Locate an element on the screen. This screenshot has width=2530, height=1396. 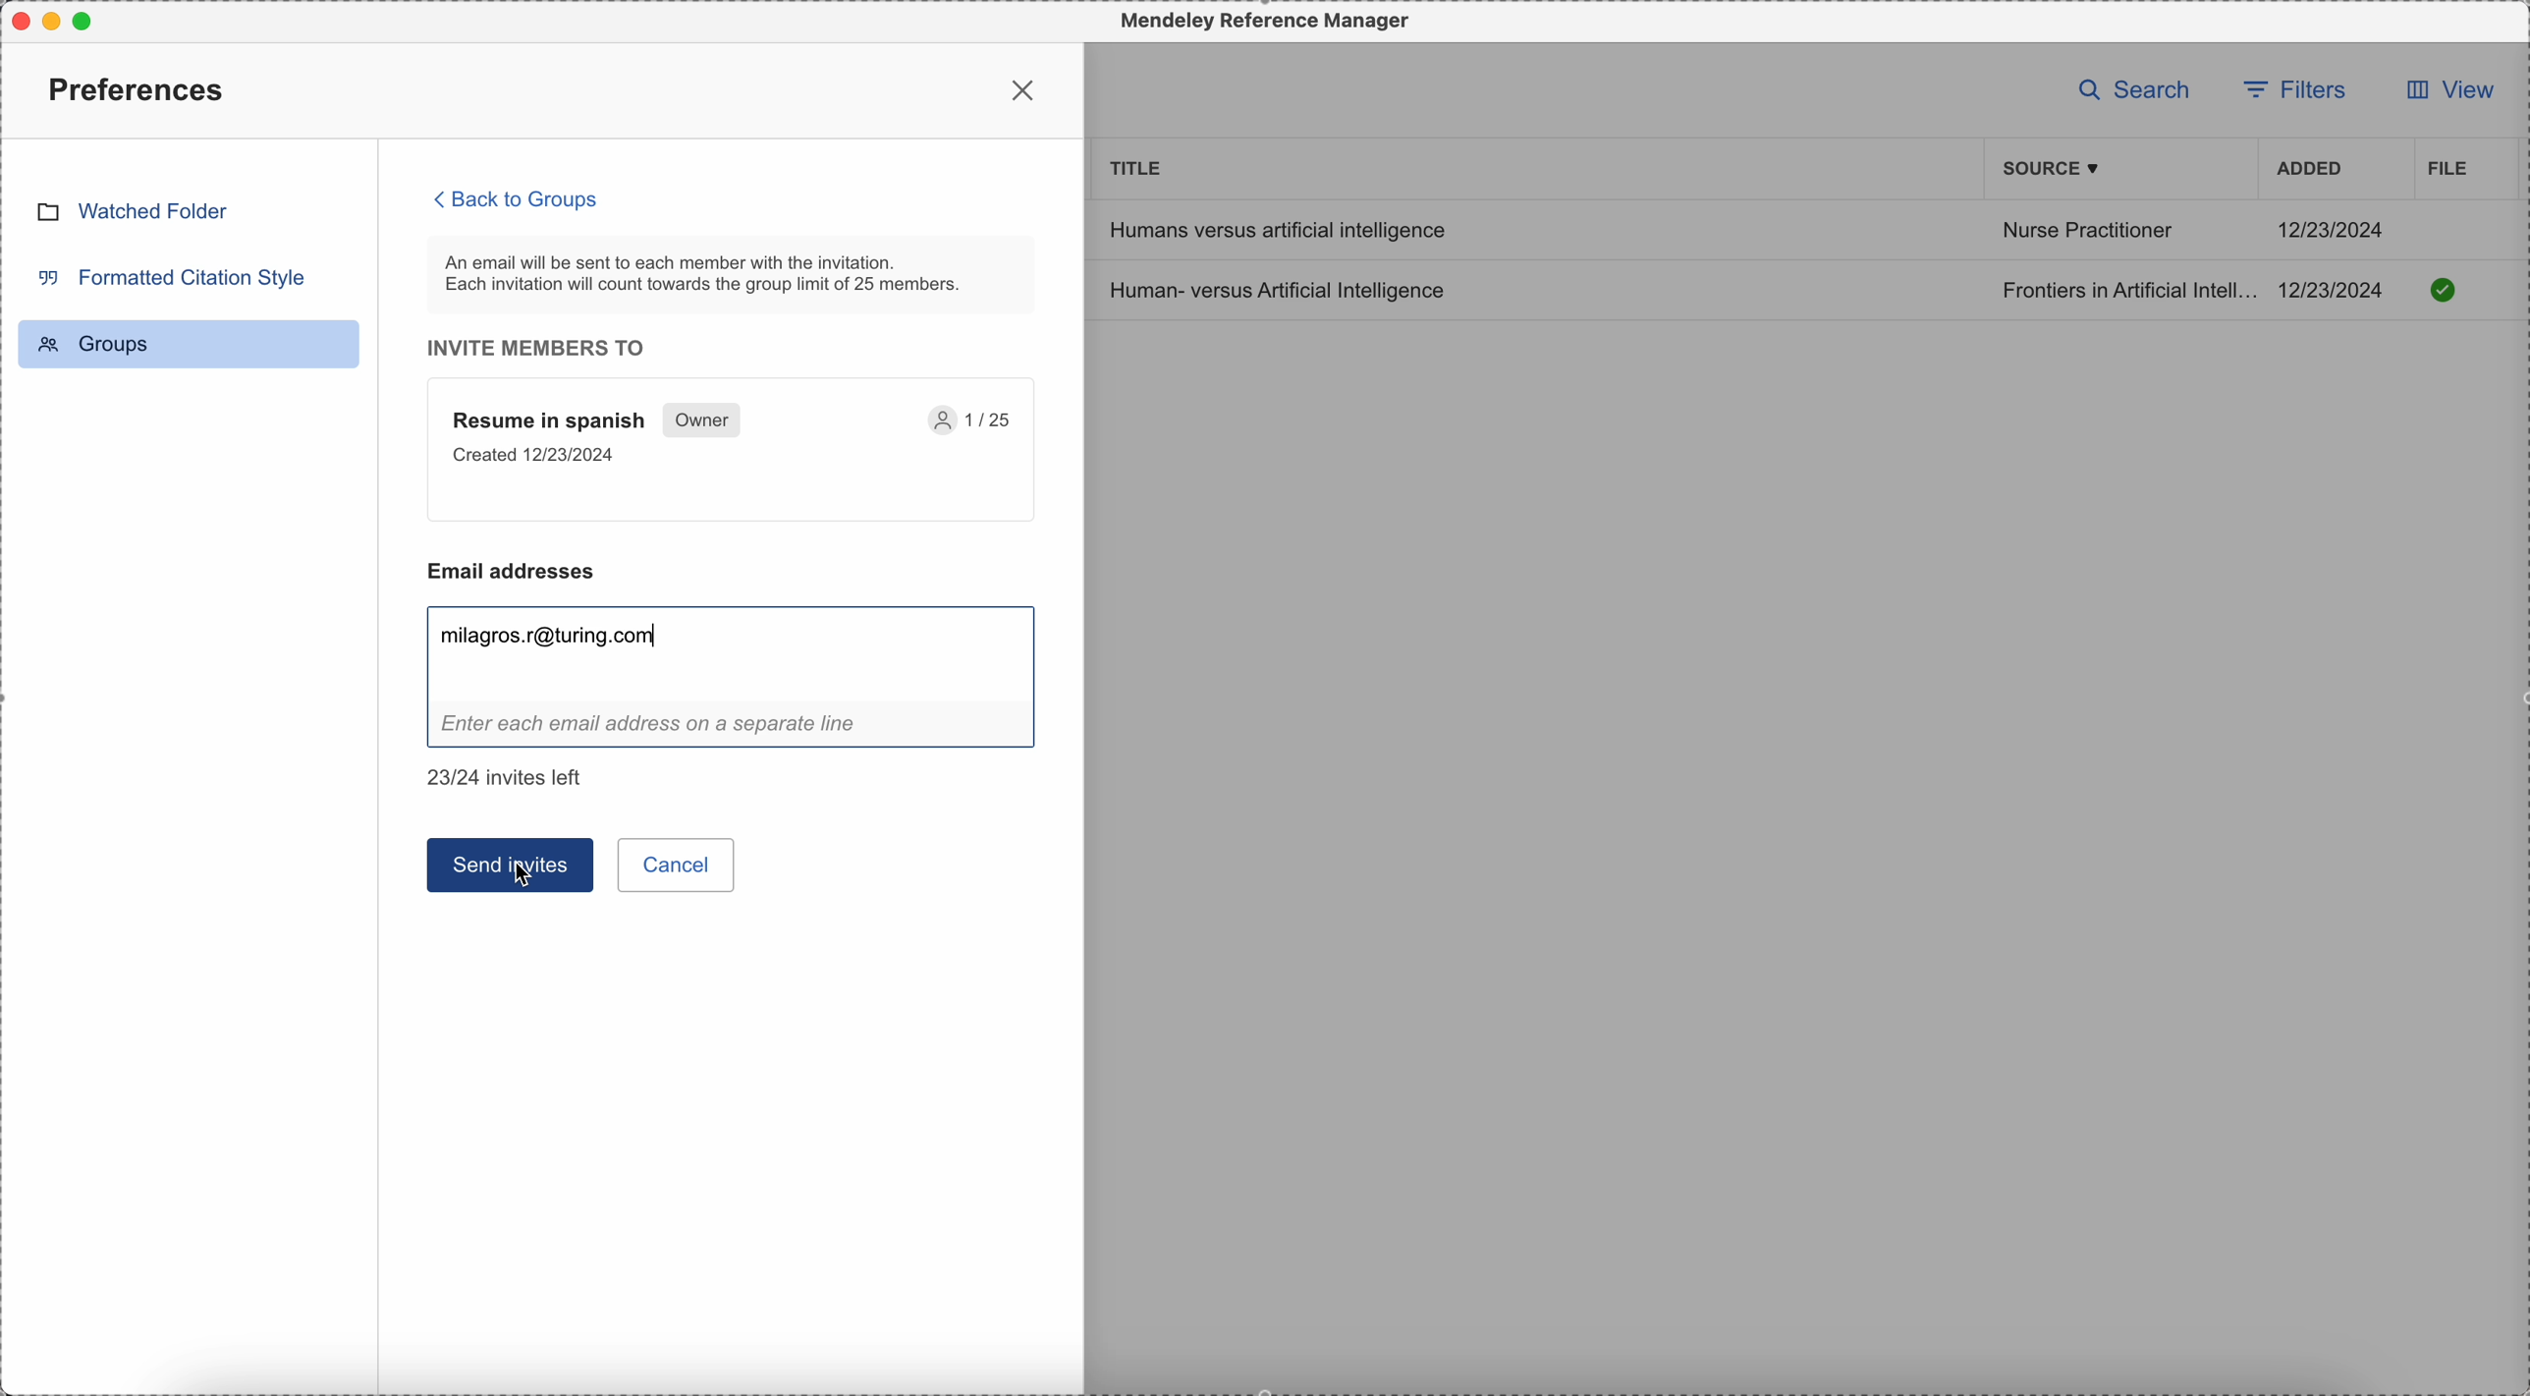
Mendeley Reference Manager is located at coordinates (1260, 22).